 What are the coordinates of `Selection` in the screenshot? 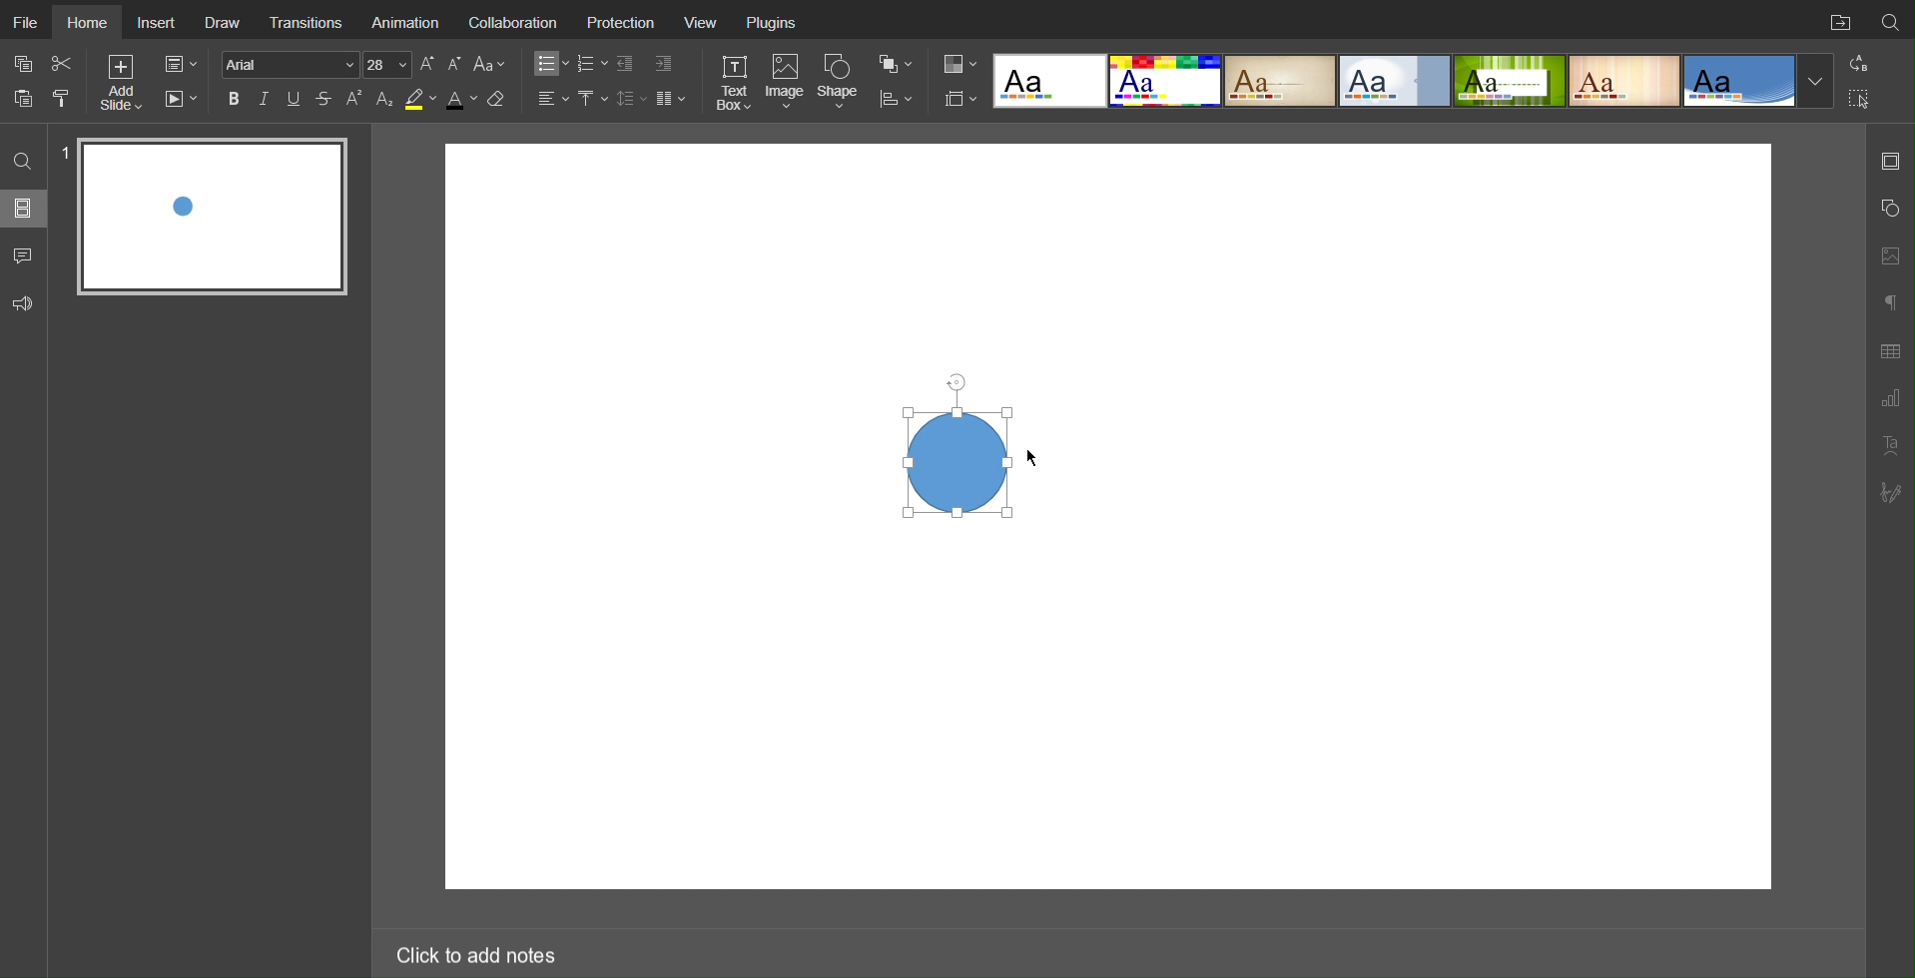 It's located at (1860, 98).